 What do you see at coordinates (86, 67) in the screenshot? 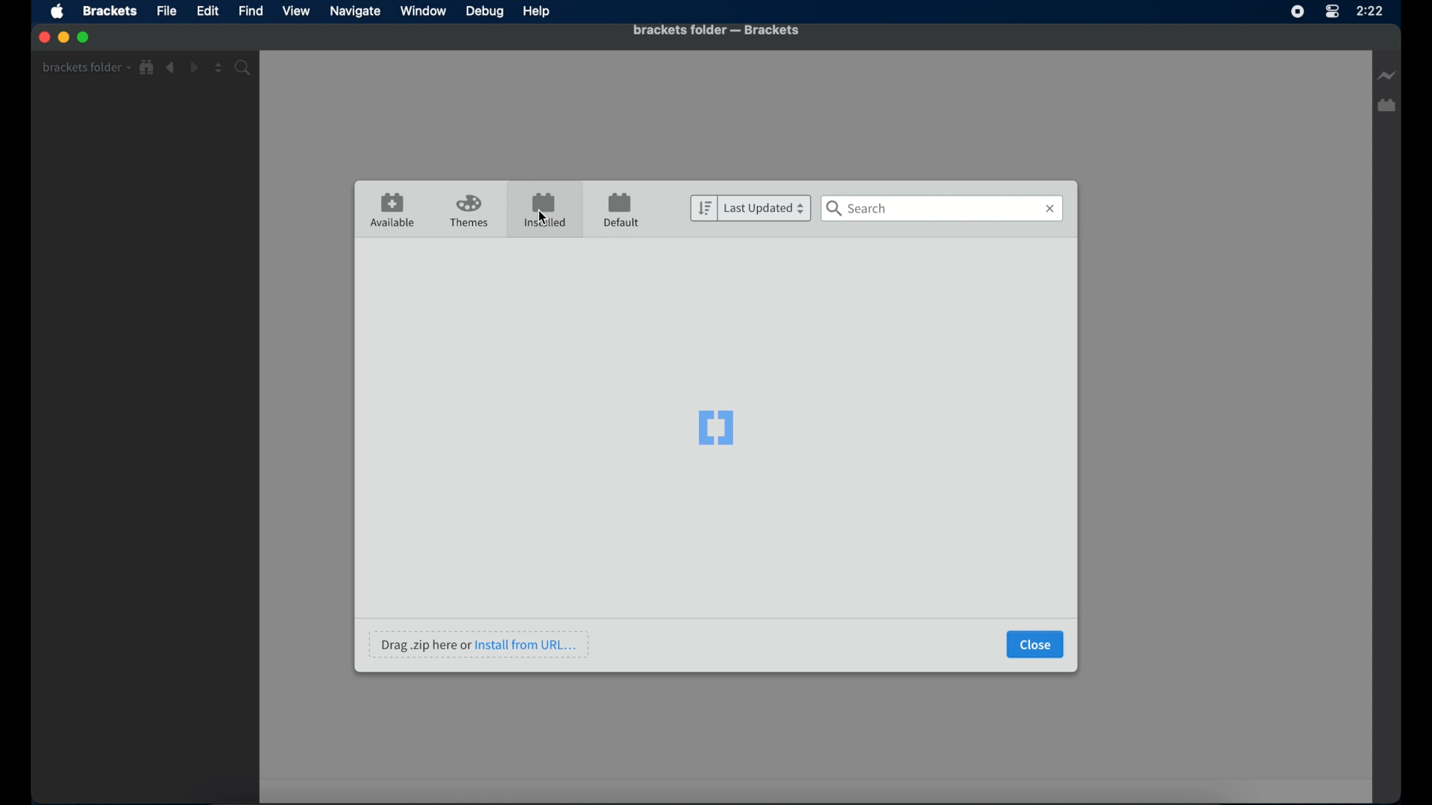
I see `brackets folder` at bounding box center [86, 67].